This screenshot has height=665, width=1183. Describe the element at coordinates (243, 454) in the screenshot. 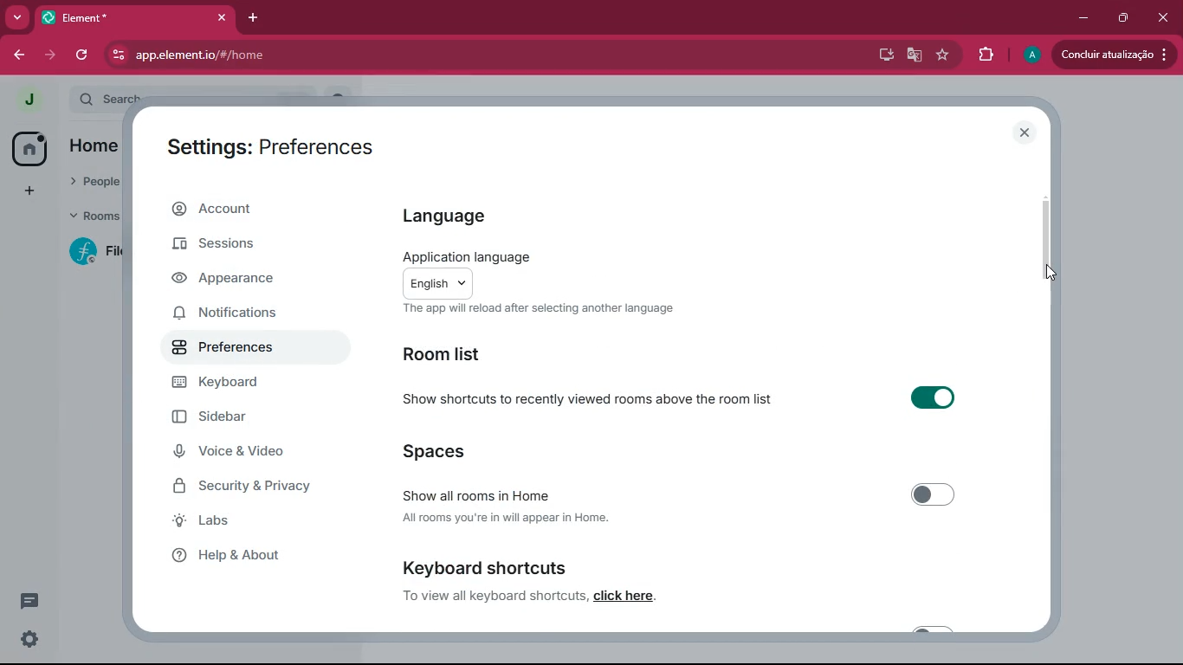

I see `voice & video` at that location.